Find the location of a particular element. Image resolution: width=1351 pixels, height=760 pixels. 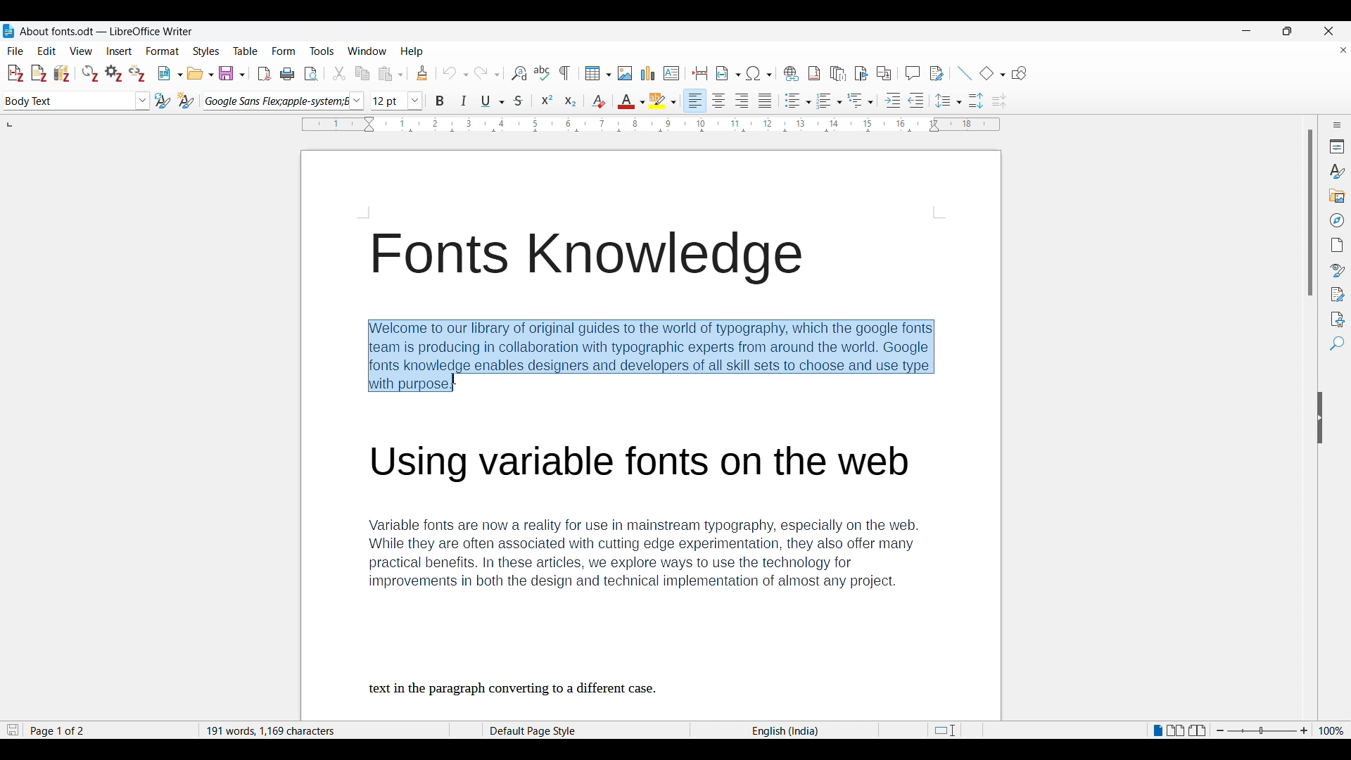

Set document preferences is located at coordinates (114, 73).